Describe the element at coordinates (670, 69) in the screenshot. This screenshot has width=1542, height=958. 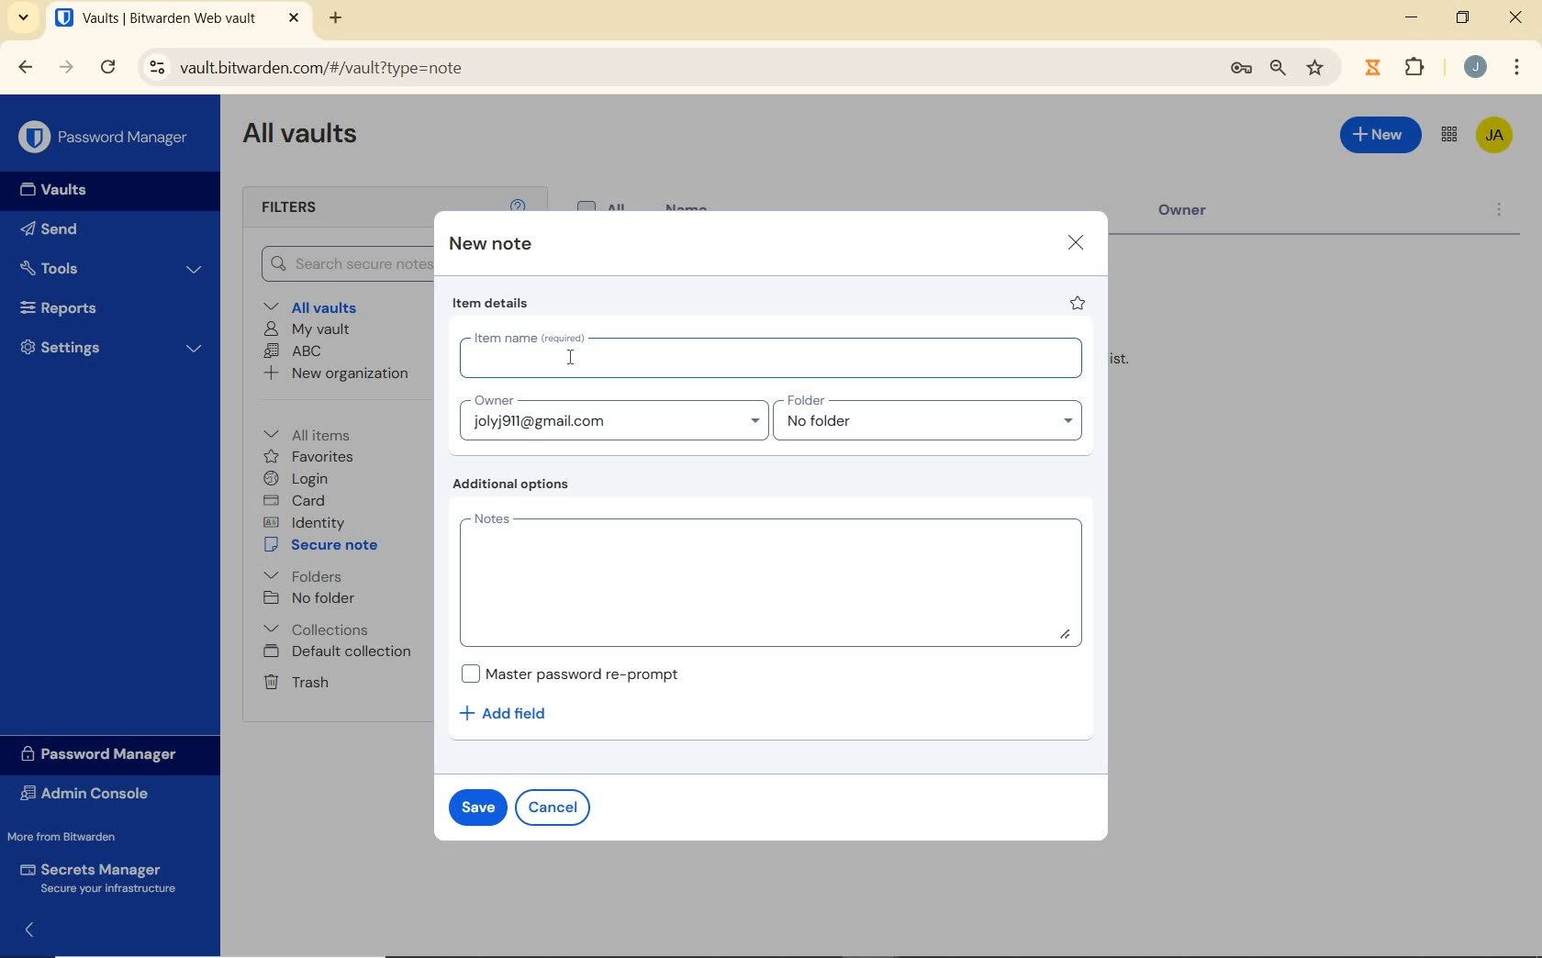
I see `address bar` at that location.